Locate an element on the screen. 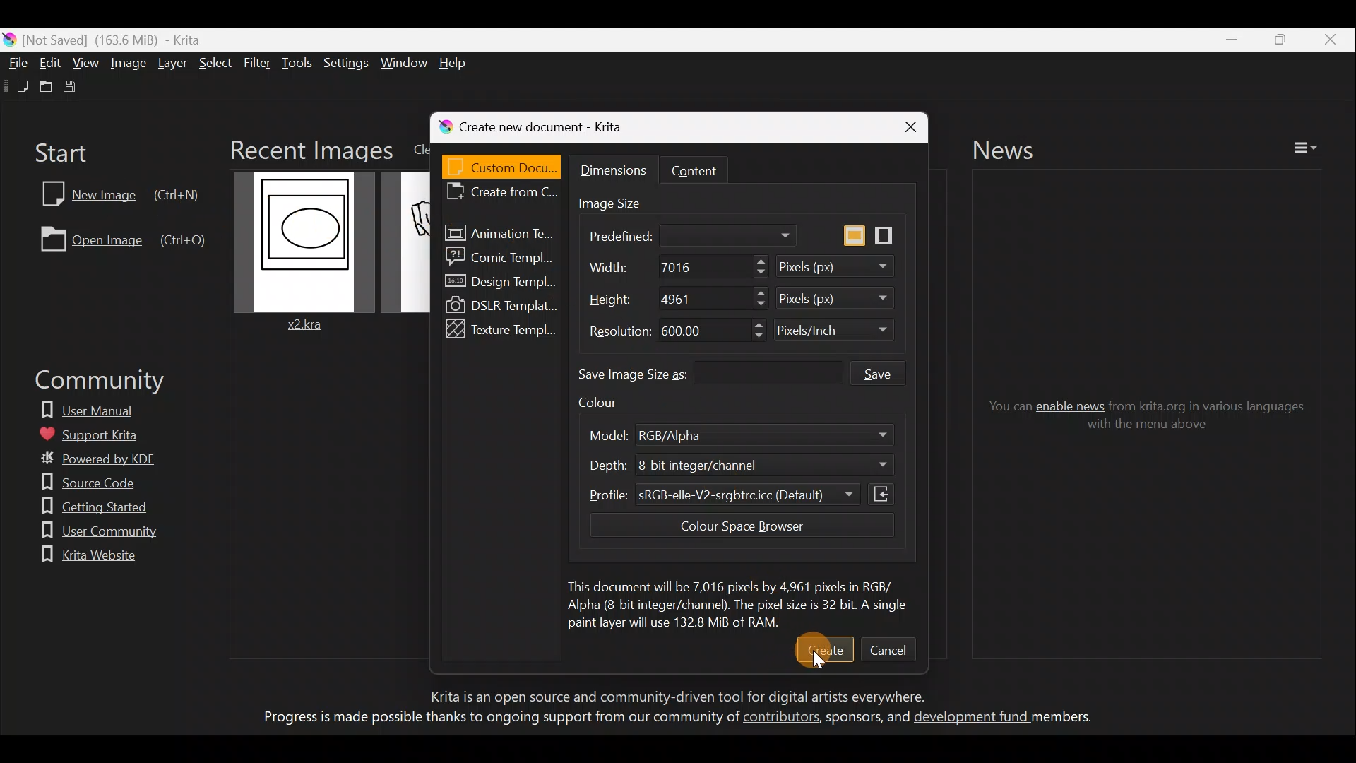 This screenshot has width=1356, height=763. Resolution is located at coordinates (616, 331).